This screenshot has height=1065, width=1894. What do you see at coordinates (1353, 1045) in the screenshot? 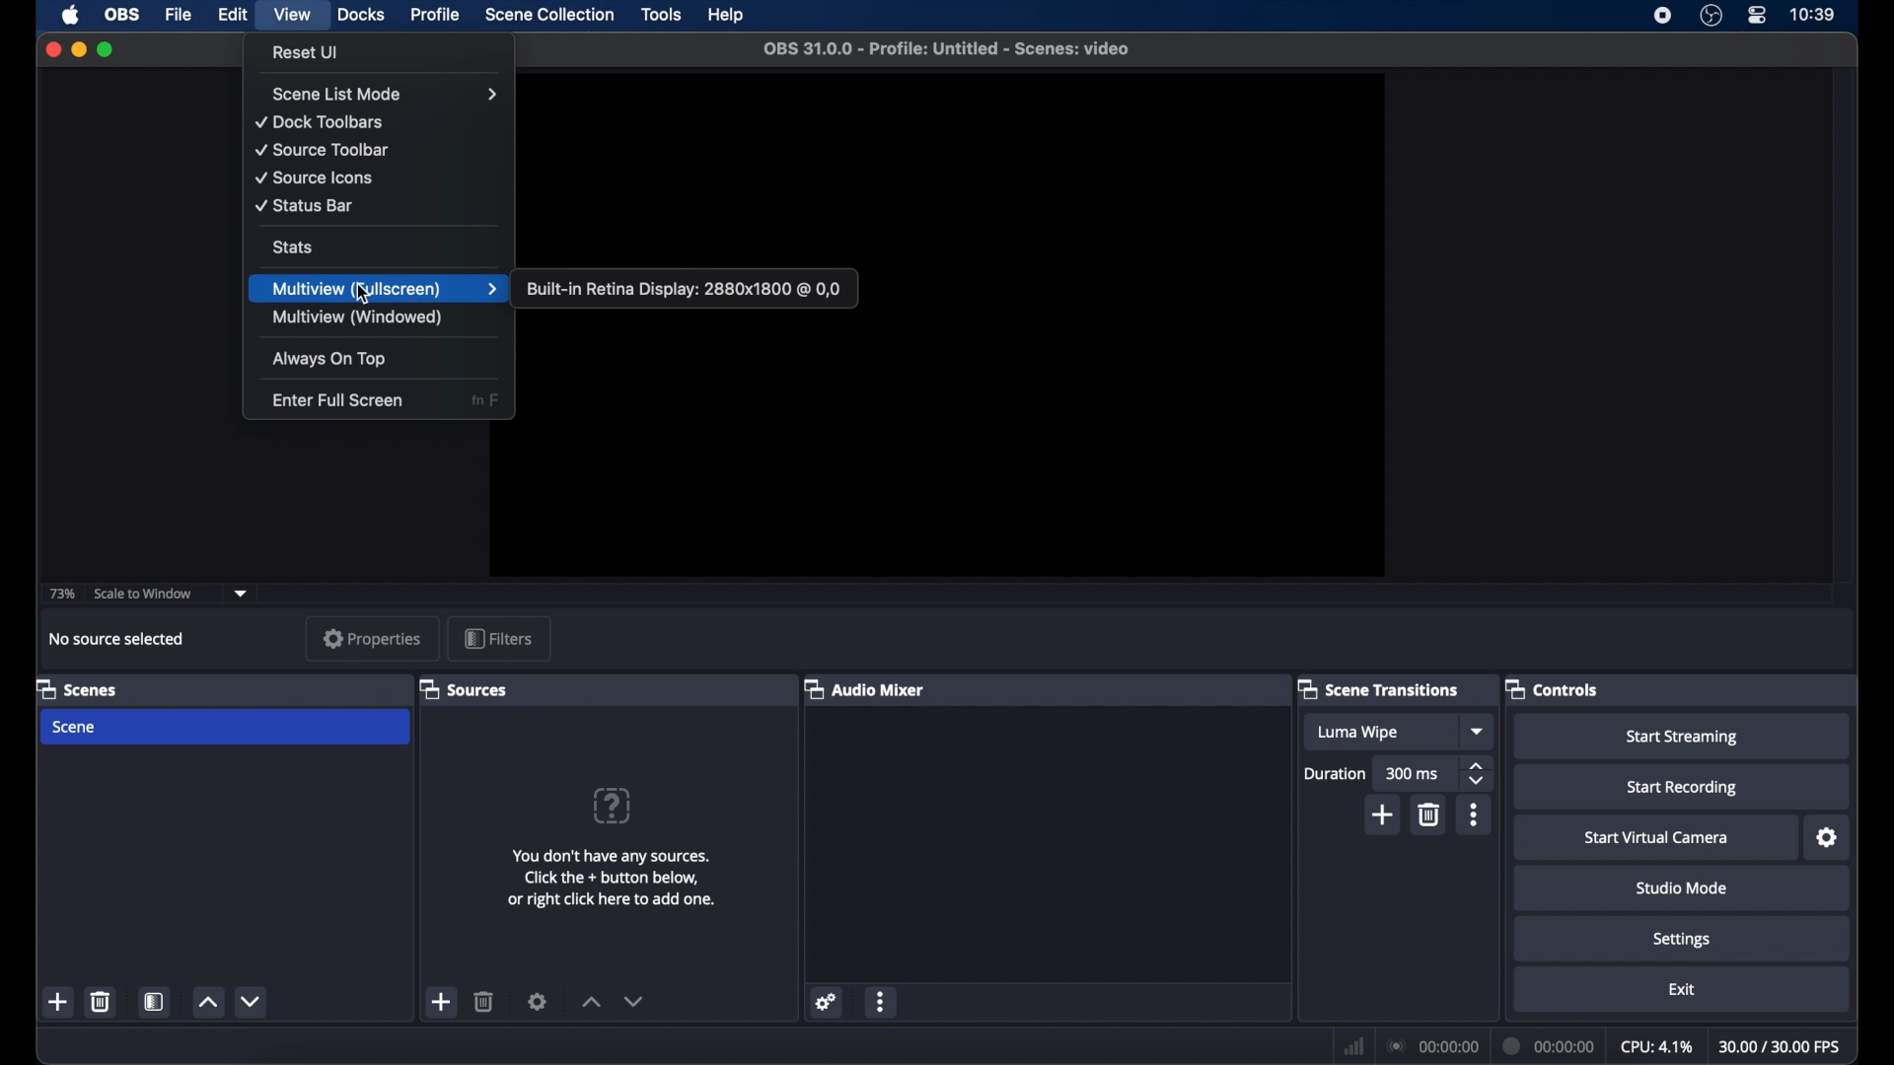
I see `network` at bounding box center [1353, 1045].